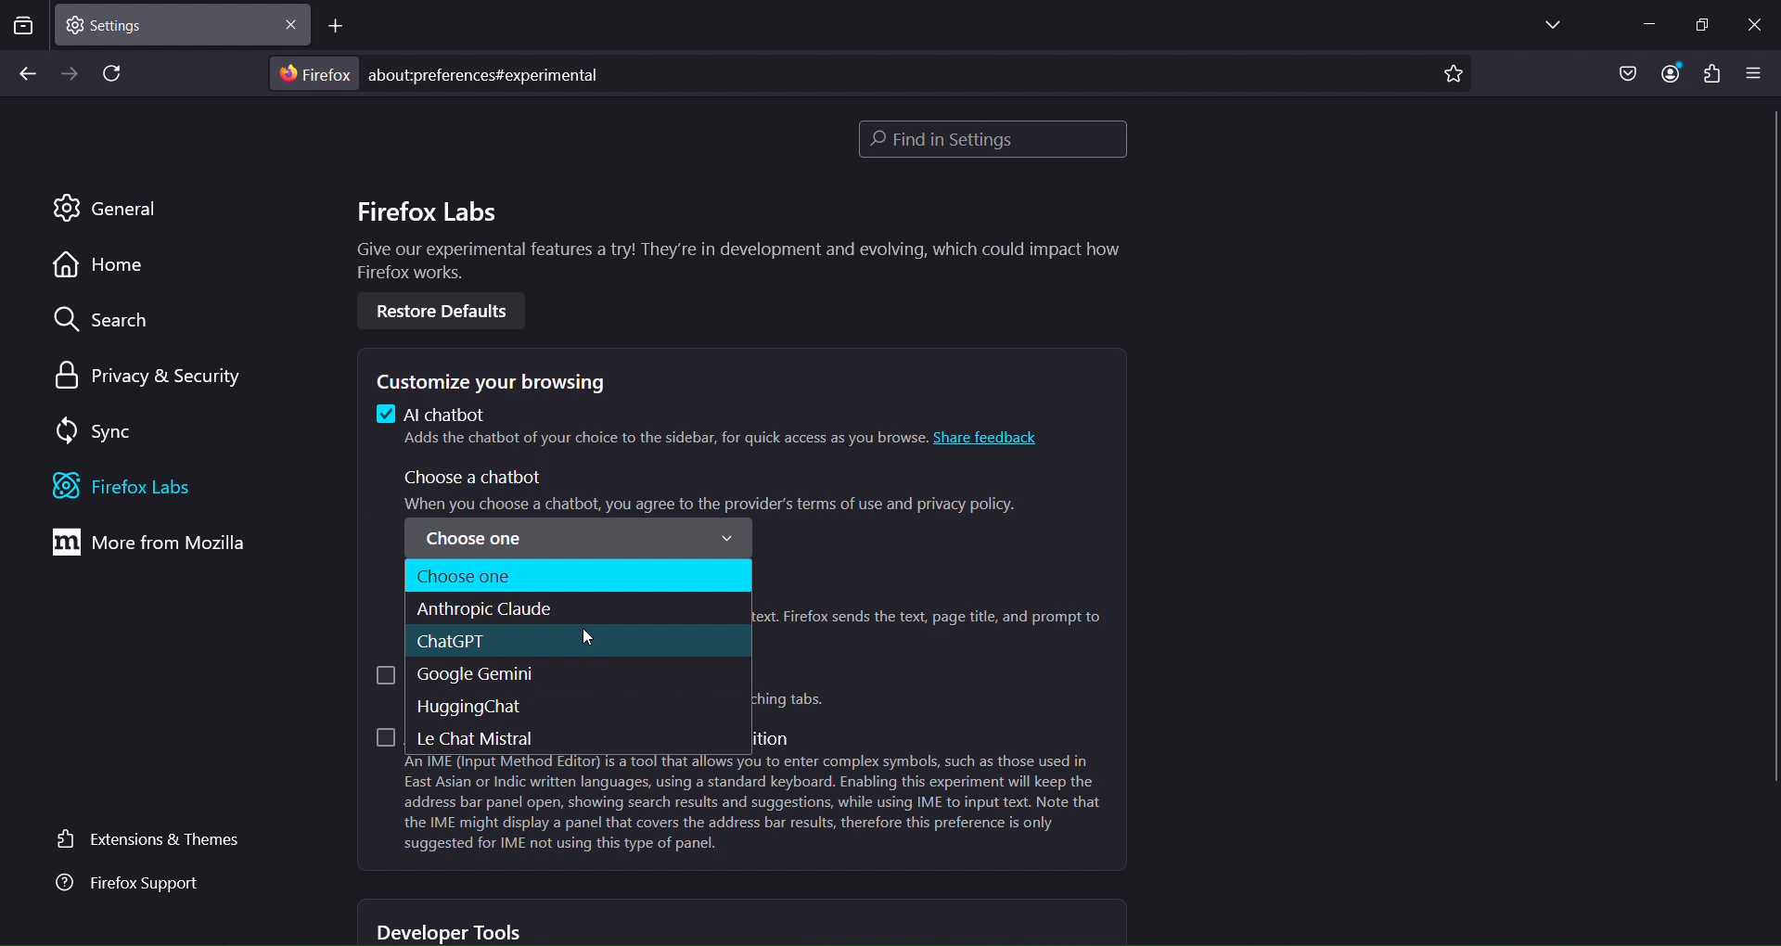  Describe the element at coordinates (481, 740) in the screenshot. I see `le chat mistral` at that location.